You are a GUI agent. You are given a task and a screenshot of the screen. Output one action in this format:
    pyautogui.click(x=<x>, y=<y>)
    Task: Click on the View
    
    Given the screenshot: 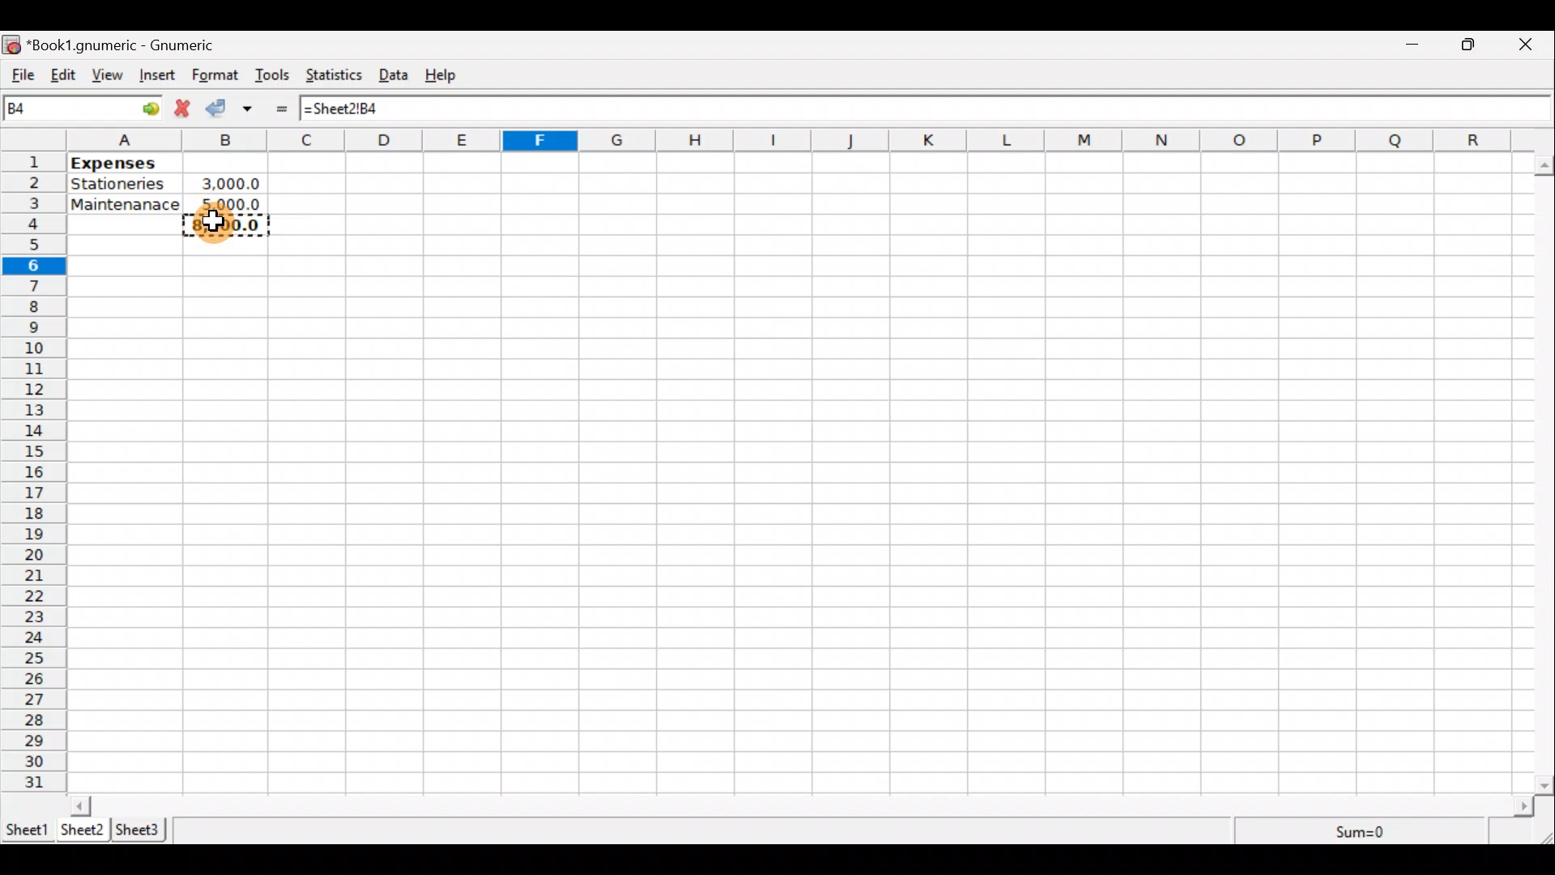 What is the action you would take?
    pyautogui.click(x=112, y=75)
    